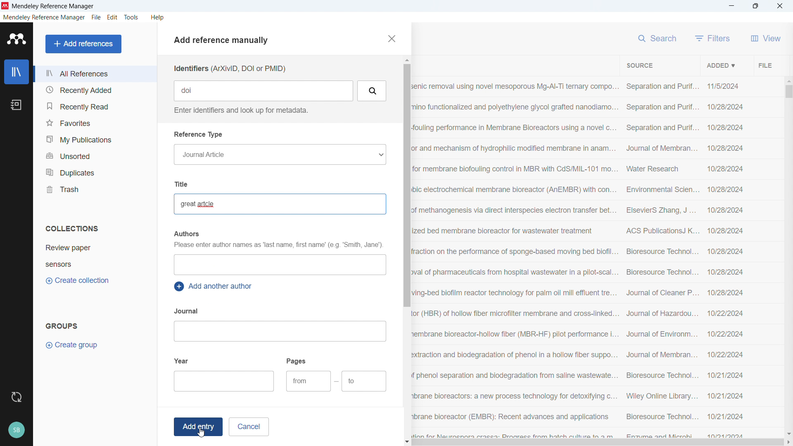 Image resolution: width=793 pixels, height=446 pixels. I want to click on logo, so click(5, 6).